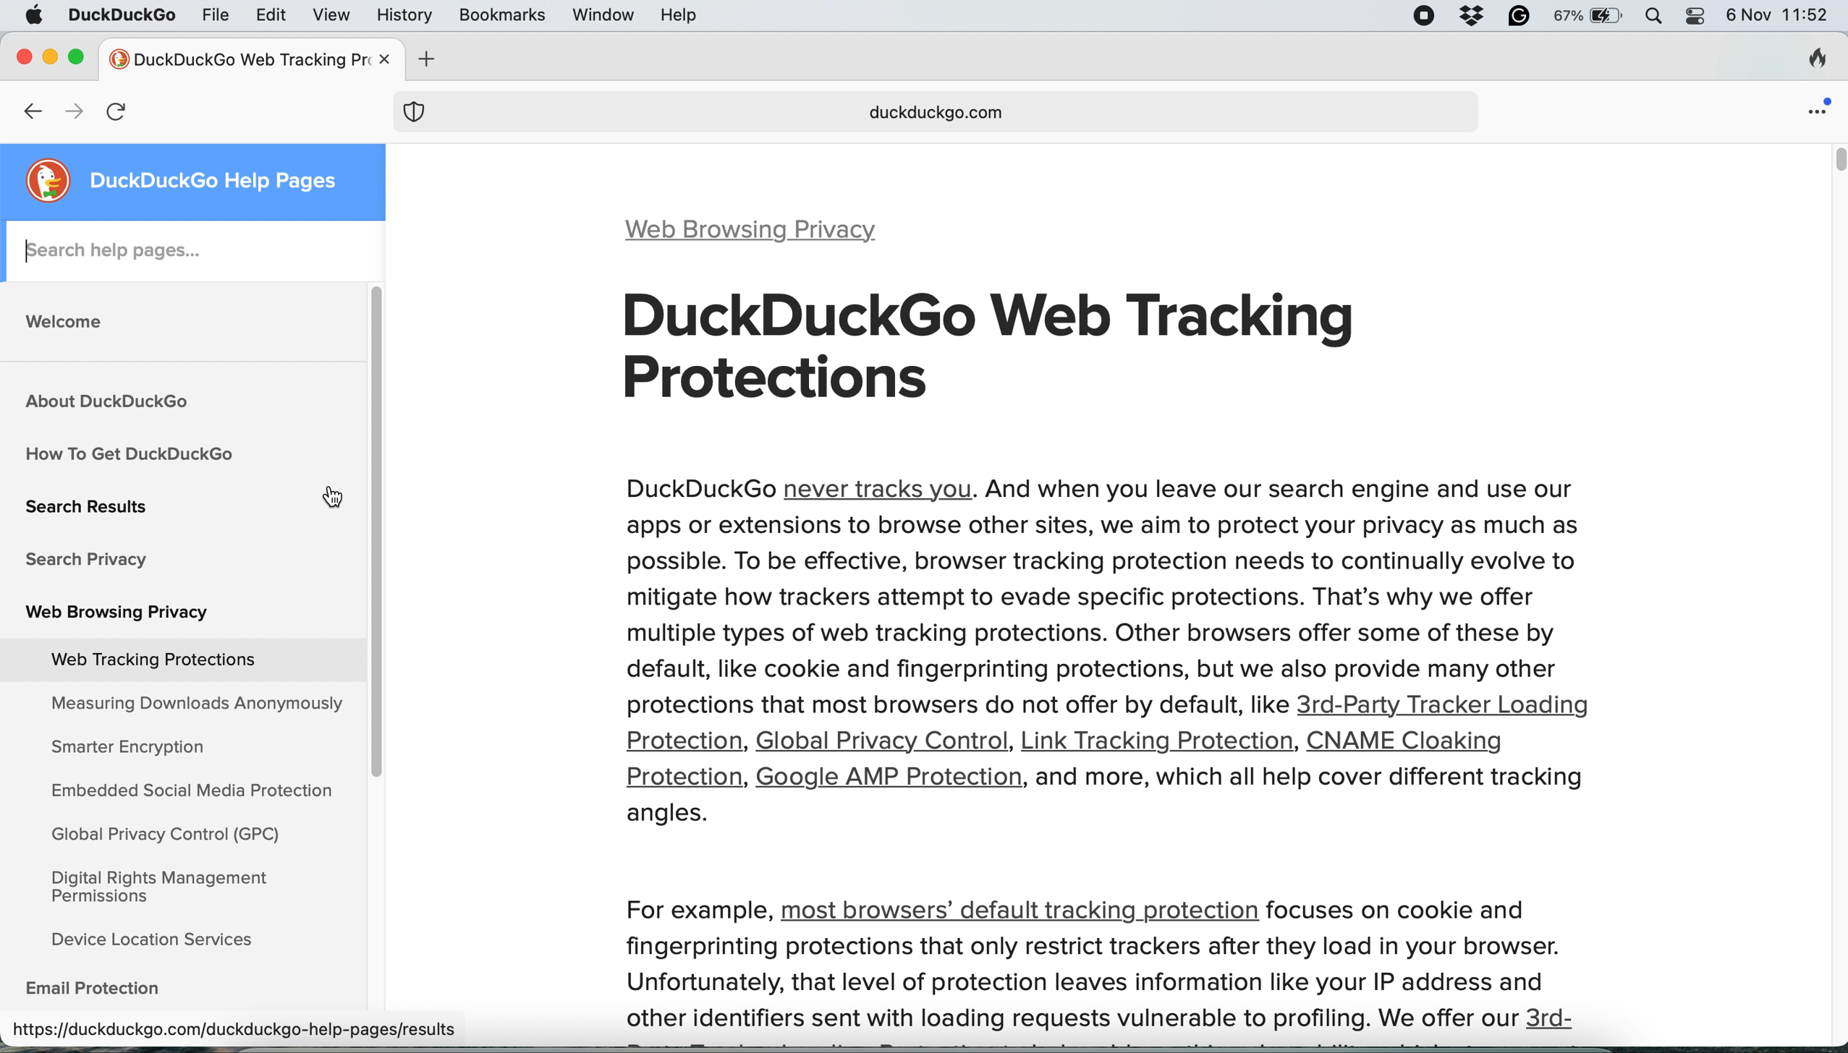 Image resolution: width=1848 pixels, height=1053 pixels. What do you see at coordinates (1005, 350) in the screenshot?
I see `duckduckgo web tracking protections` at bounding box center [1005, 350].